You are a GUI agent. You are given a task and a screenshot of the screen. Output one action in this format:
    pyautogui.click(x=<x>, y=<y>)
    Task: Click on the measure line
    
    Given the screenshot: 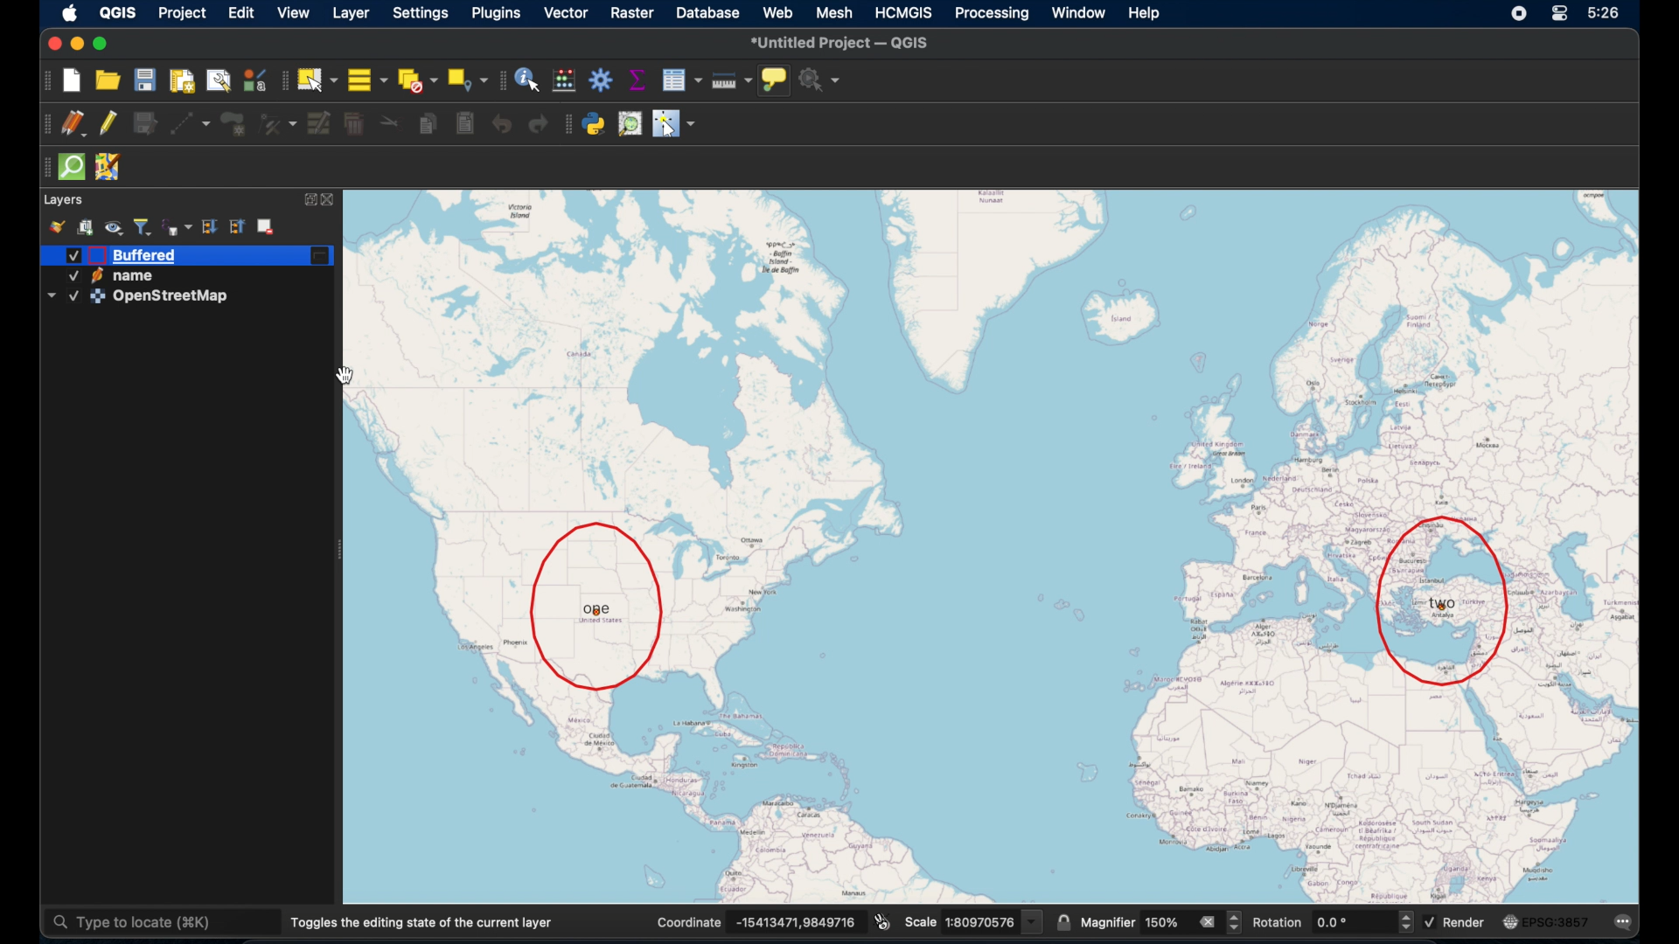 What is the action you would take?
    pyautogui.click(x=733, y=80)
    